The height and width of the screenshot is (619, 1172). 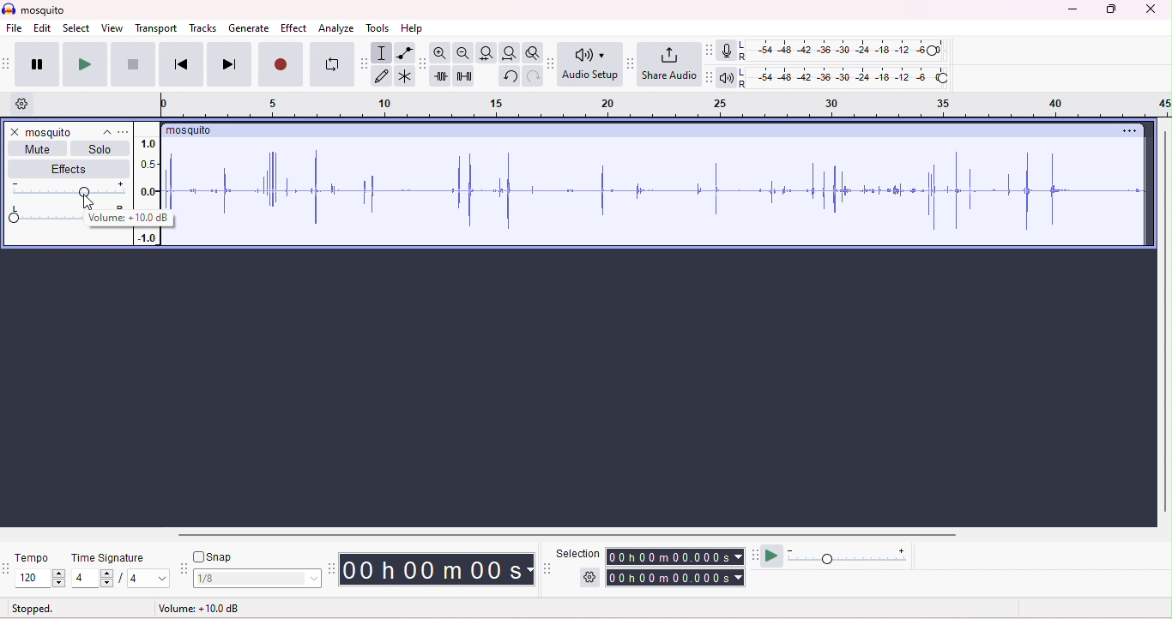 What do you see at coordinates (1129, 131) in the screenshot?
I see `options` at bounding box center [1129, 131].